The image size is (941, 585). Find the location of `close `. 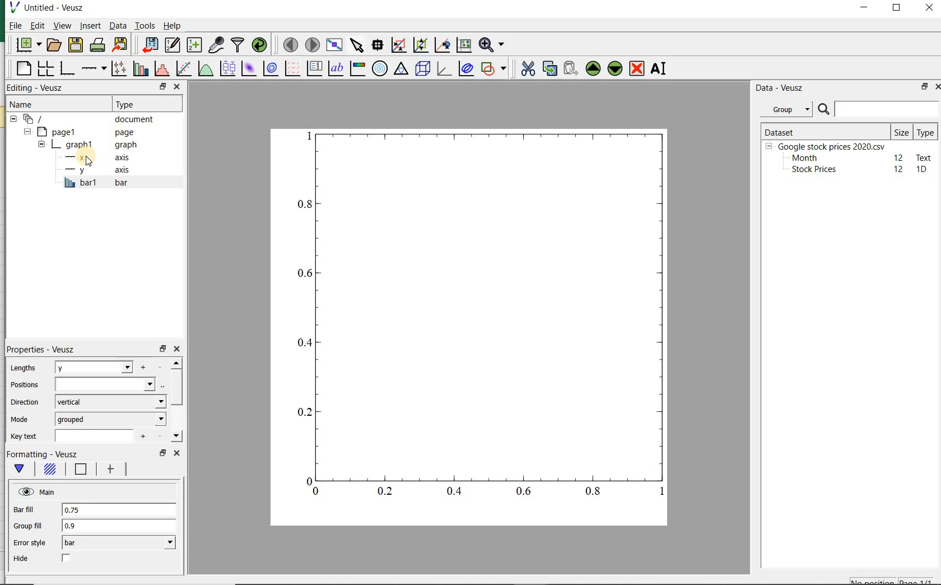

close  is located at coordinates (940, 87).